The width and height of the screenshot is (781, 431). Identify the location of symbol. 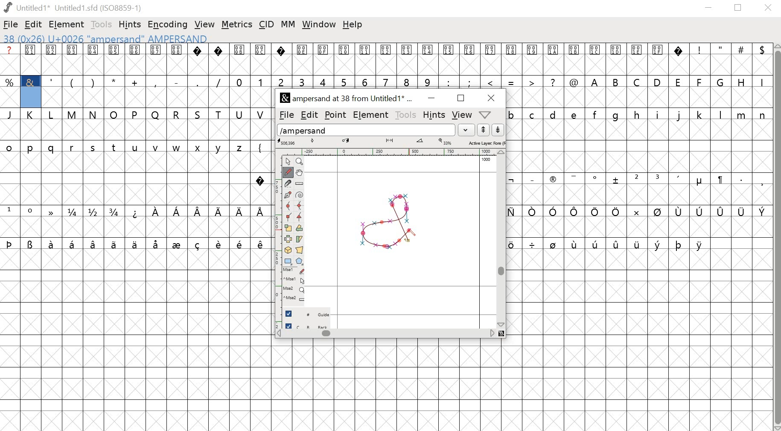
(261, 244).